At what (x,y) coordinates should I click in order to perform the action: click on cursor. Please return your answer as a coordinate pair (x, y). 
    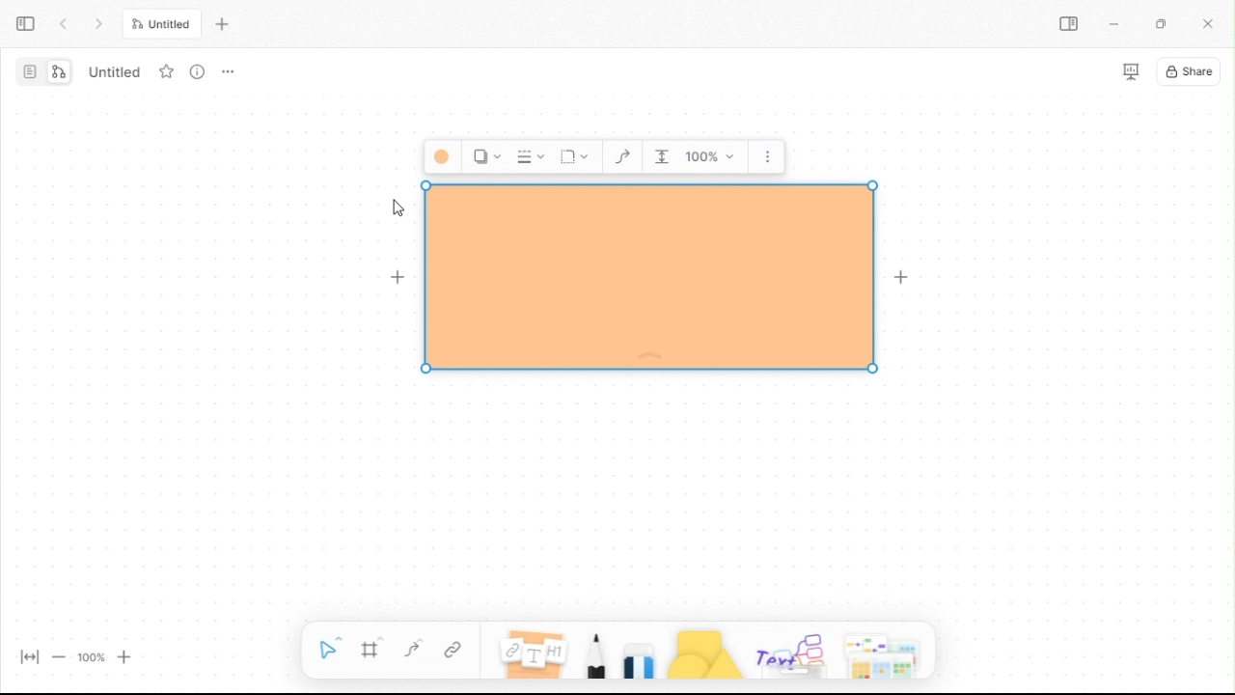
    Looking at the image, I should click on (396, 211).